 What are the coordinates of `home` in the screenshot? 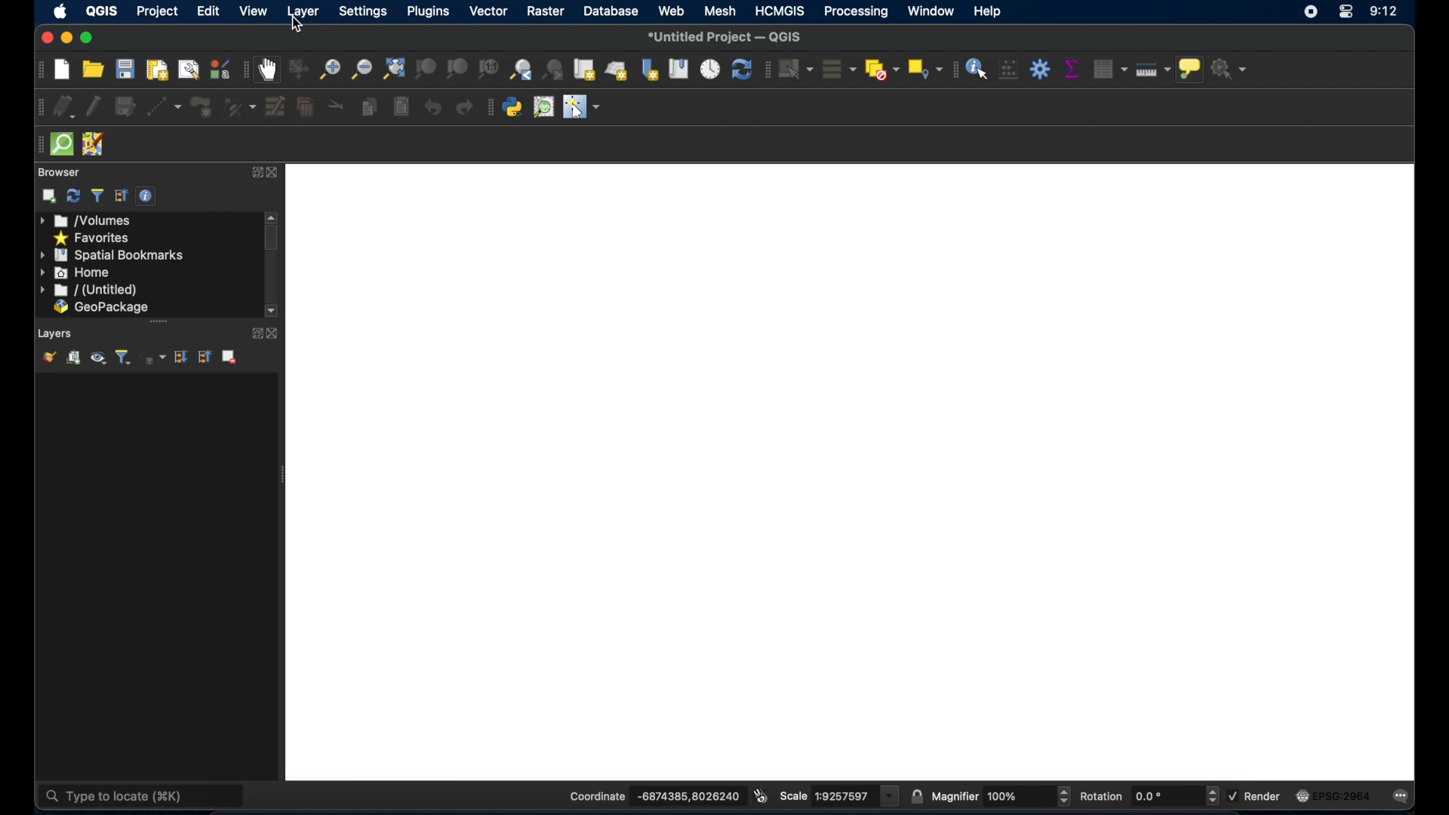 It's located at (76, 272).